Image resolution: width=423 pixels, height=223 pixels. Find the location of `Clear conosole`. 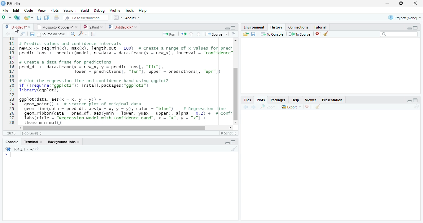

Clear conosole is located at coordinates (319, 107).